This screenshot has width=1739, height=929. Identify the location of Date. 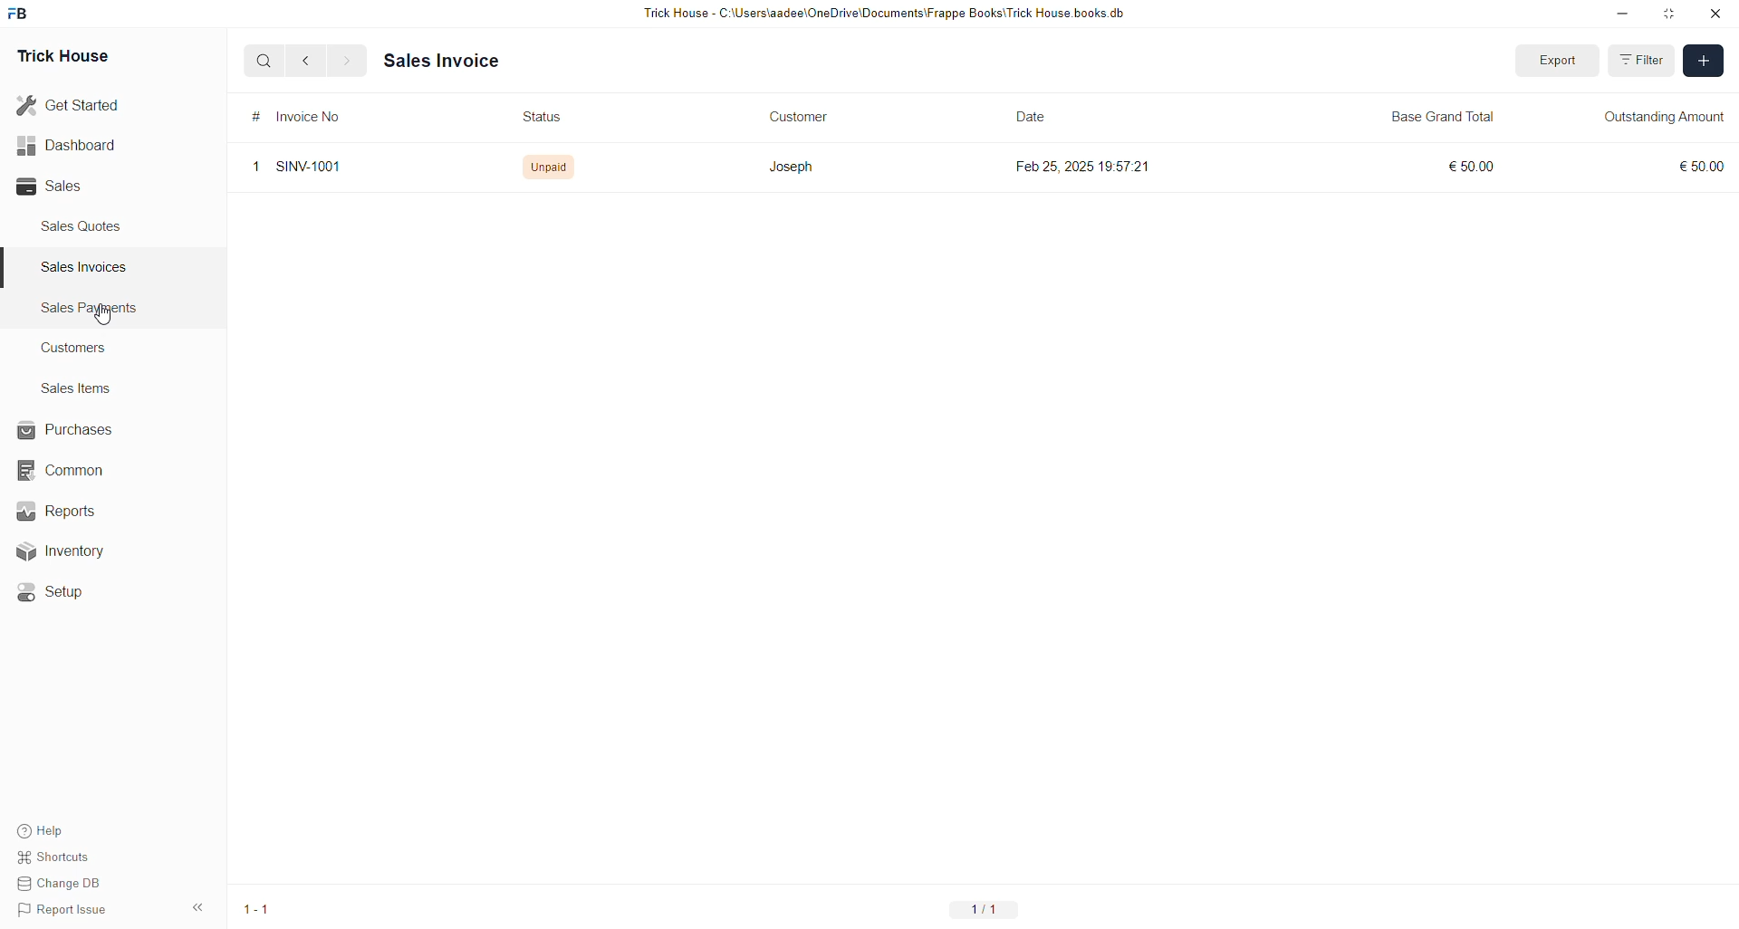
(1032, 116).